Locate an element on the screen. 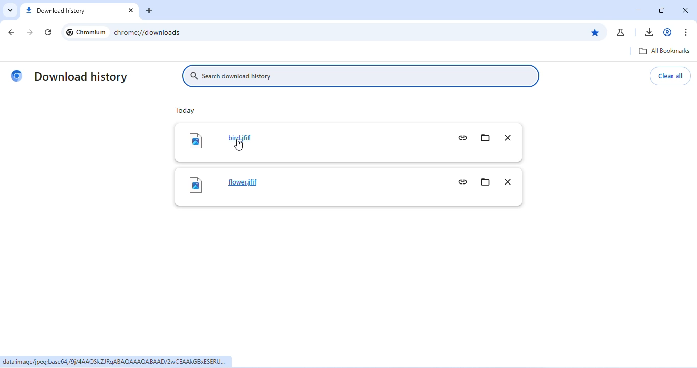  chrome labs is located at coordinates (621, 32).